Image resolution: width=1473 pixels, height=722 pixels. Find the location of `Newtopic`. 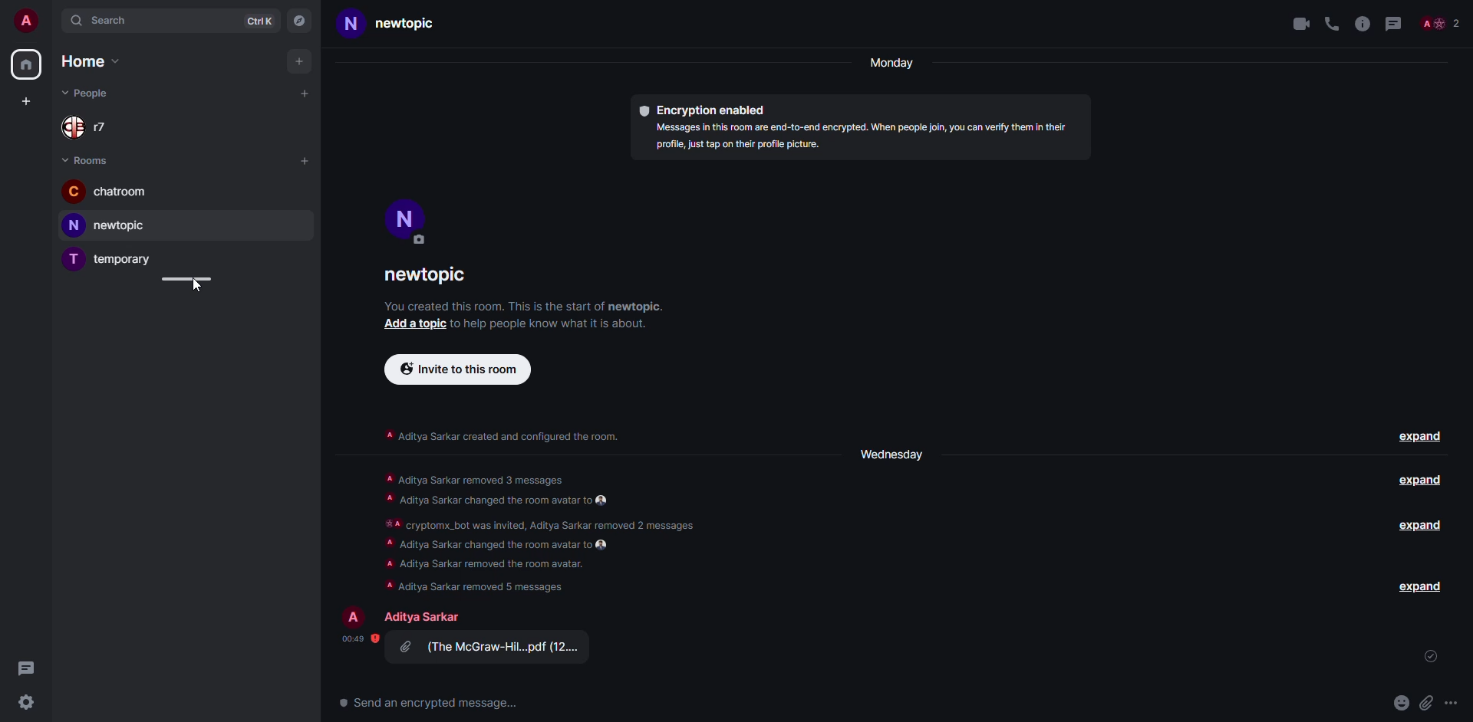

Newtopic is located at coordinates (381, 27).